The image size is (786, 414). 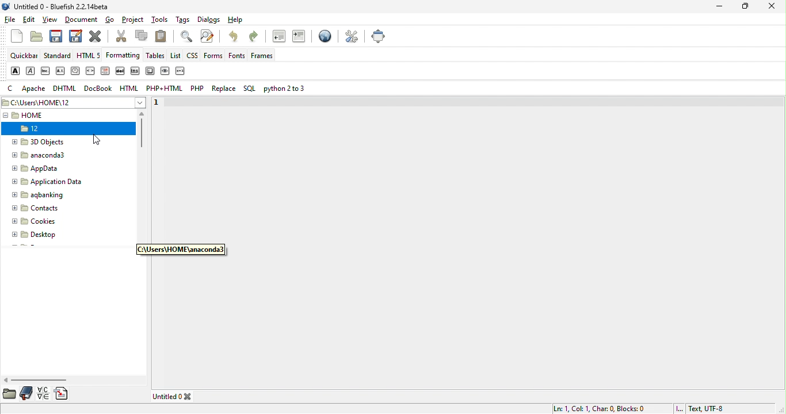 What do you see at coordinates (121, 72) in the screenshot?
I see `delete` at bounding box center [121, 72].